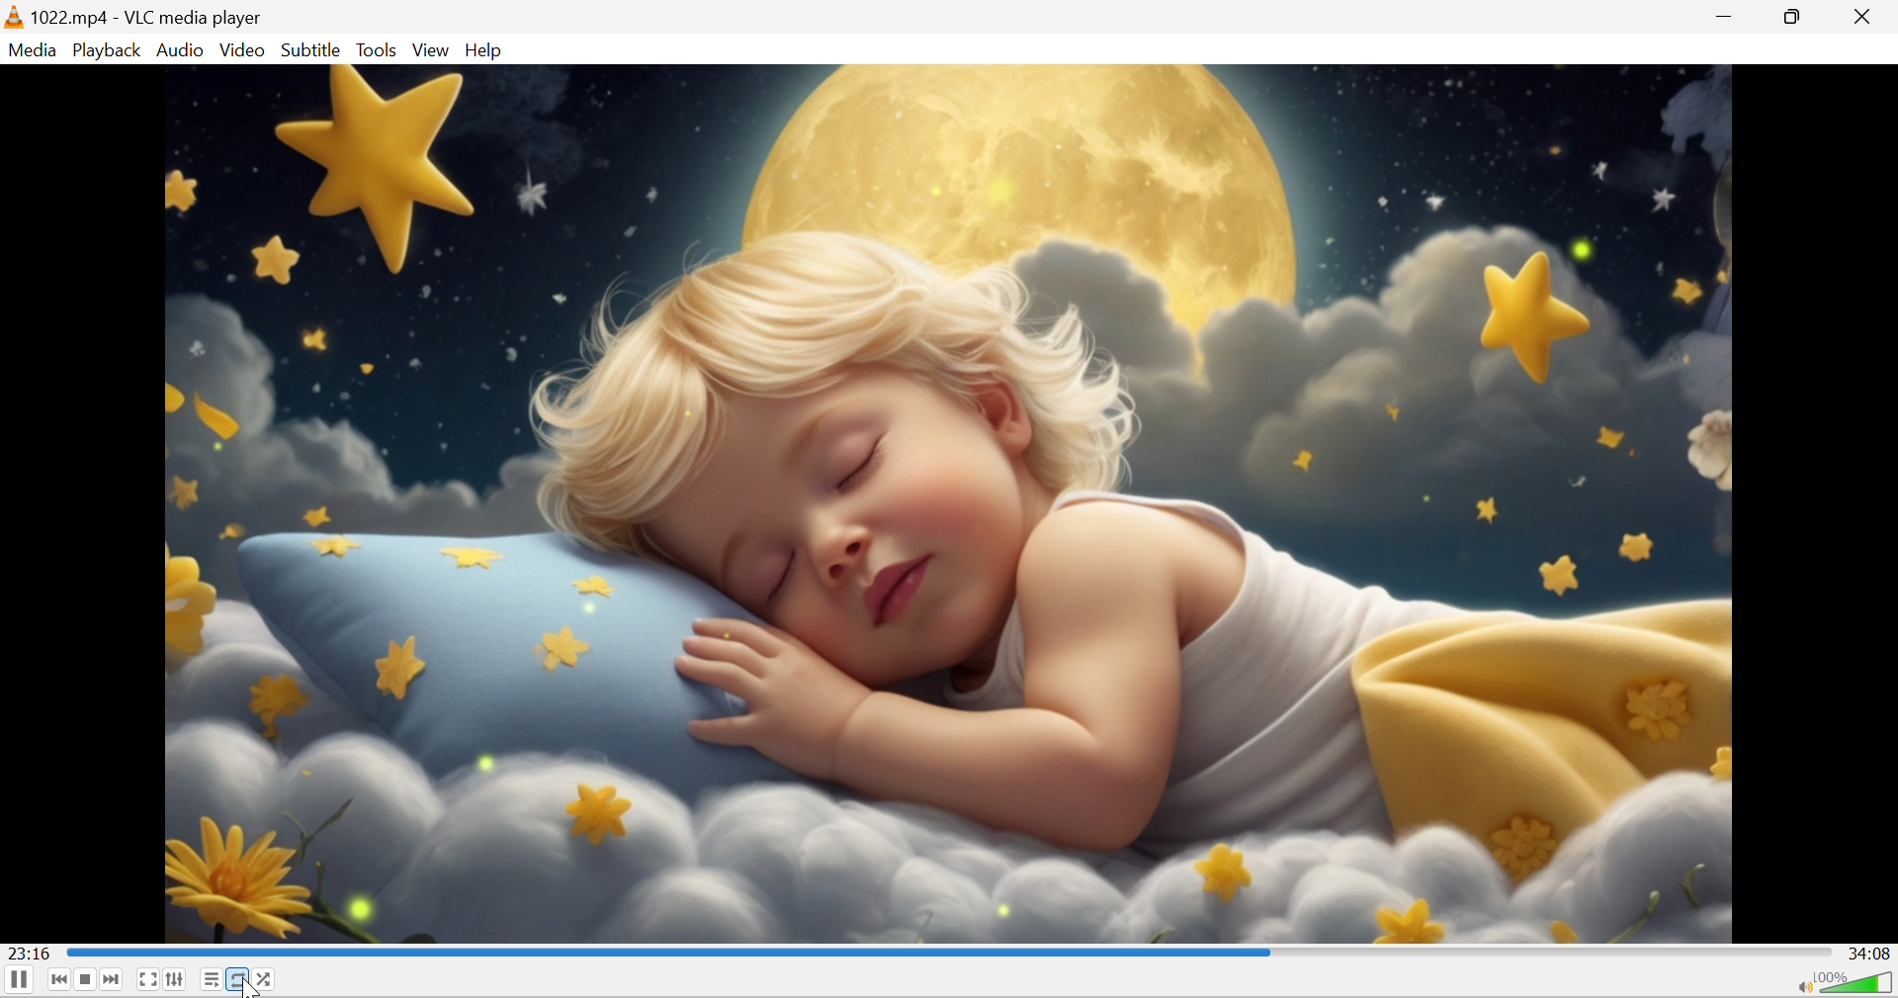 This screenshot has width=1898, height=998. What do you see at coordinates (1800, 986) in the screenshot?
I see `Mute` at bounding box center [1800, 986].